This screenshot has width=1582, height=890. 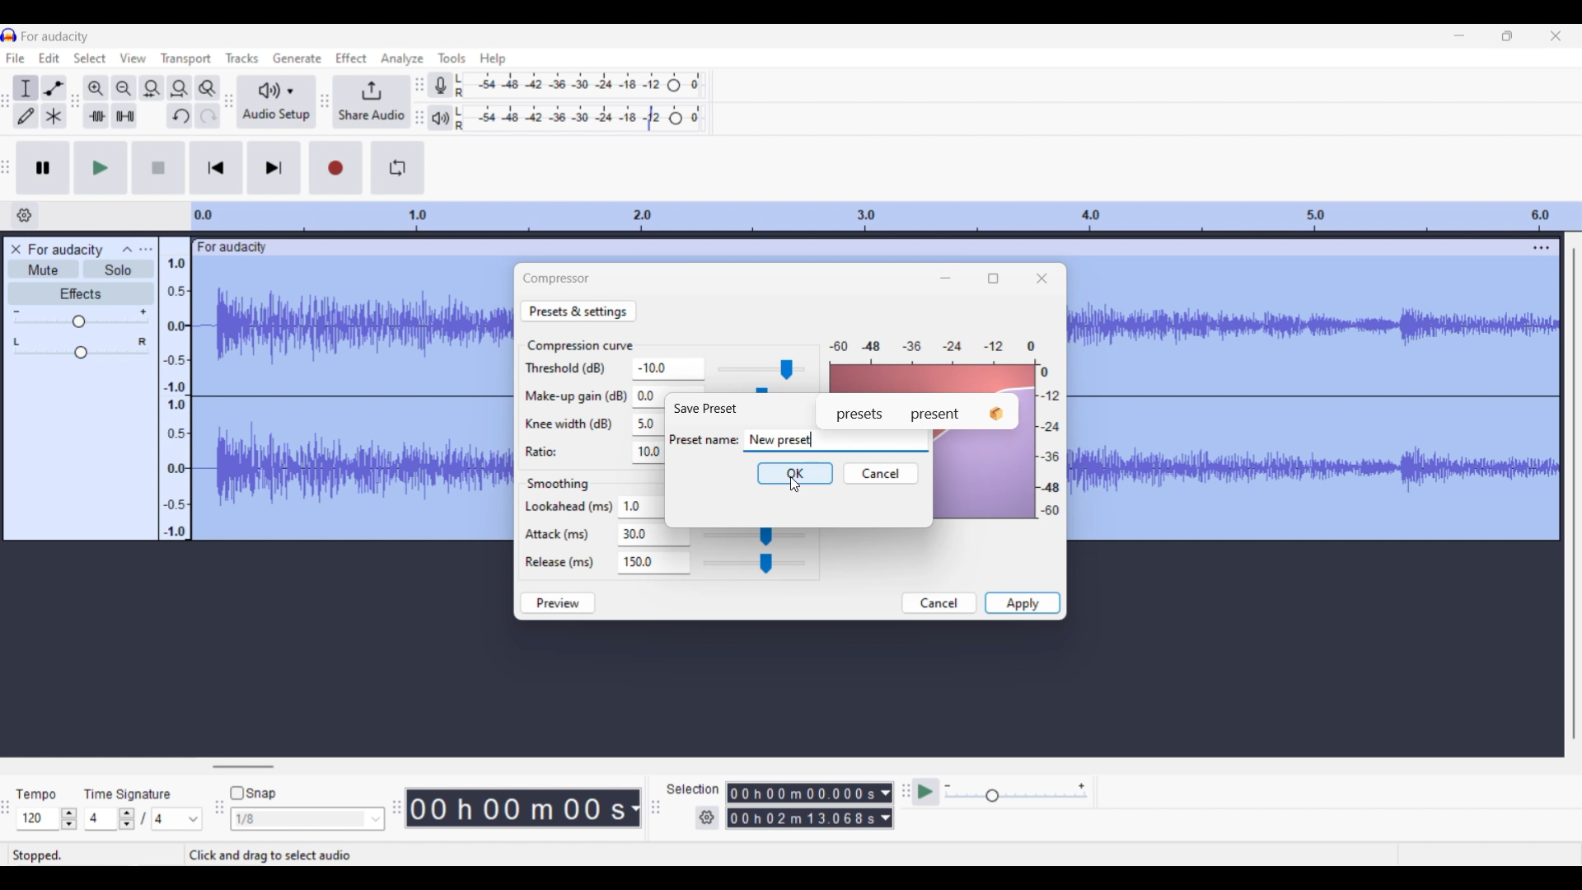 I want to click on Smoothing, so click(x=558, y=485).